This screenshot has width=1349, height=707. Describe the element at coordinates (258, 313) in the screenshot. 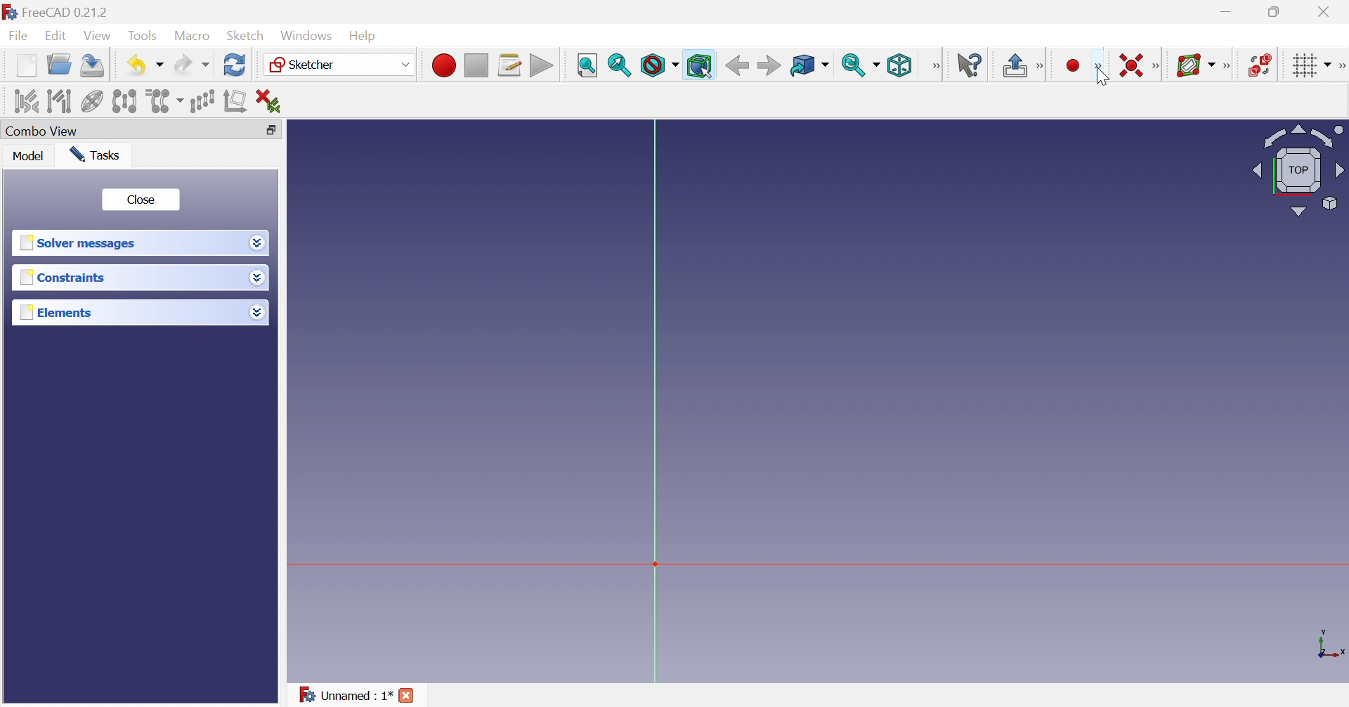

I see `Drop down` at that location.